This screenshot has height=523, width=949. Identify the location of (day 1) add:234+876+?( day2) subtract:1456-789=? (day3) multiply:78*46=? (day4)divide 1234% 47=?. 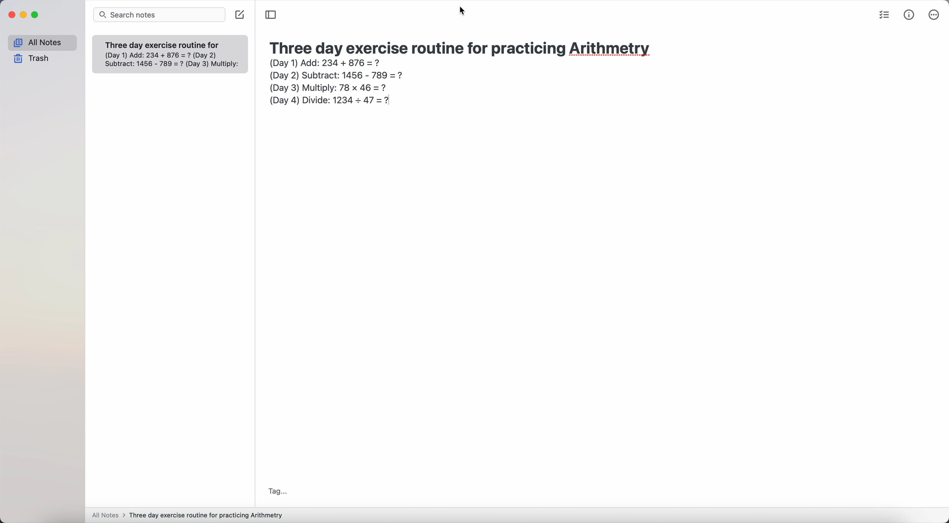
(331, 83).